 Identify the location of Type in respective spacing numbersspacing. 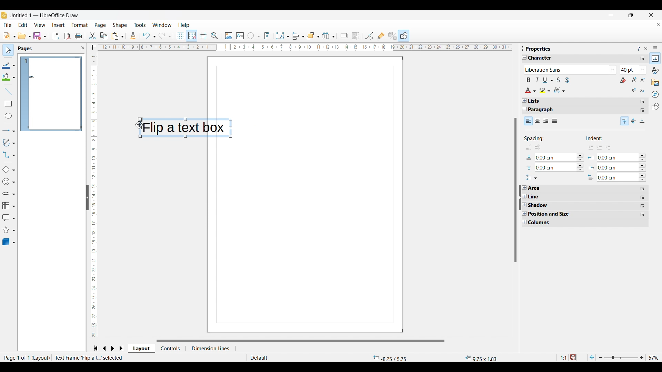
(550, 168).